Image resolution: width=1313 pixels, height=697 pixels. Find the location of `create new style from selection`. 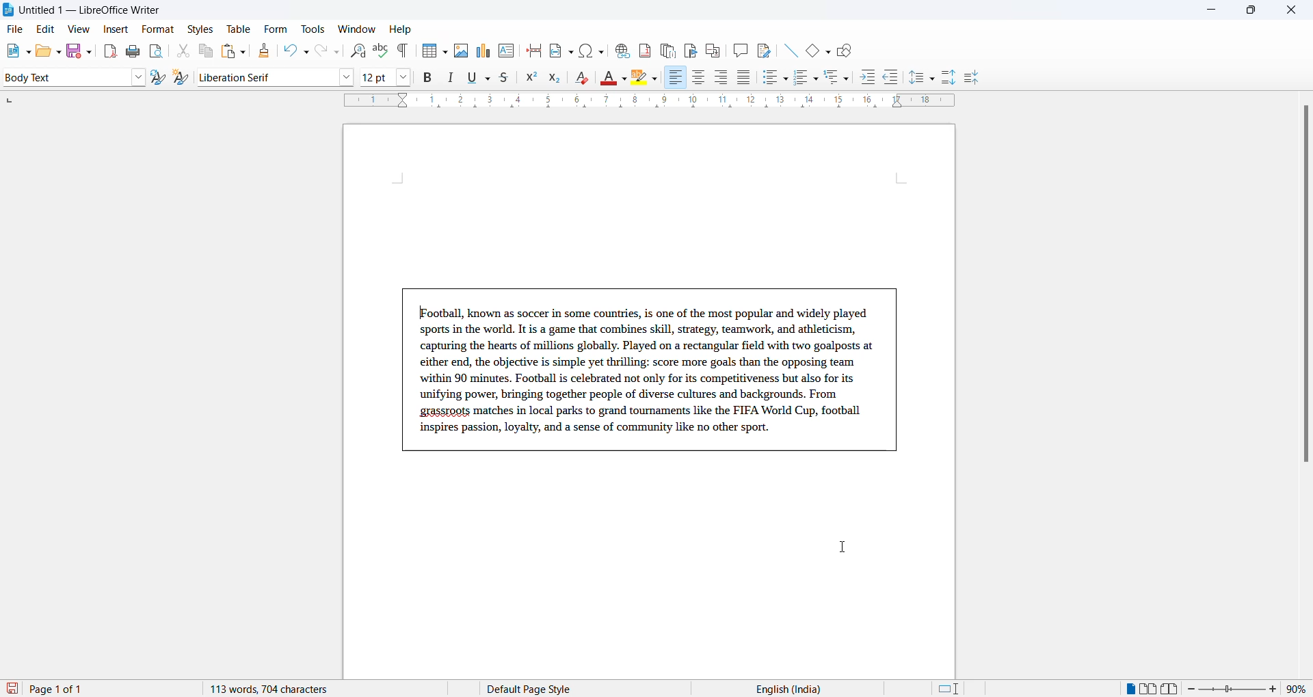

create new style from selection is located at coordinates (184, 79).